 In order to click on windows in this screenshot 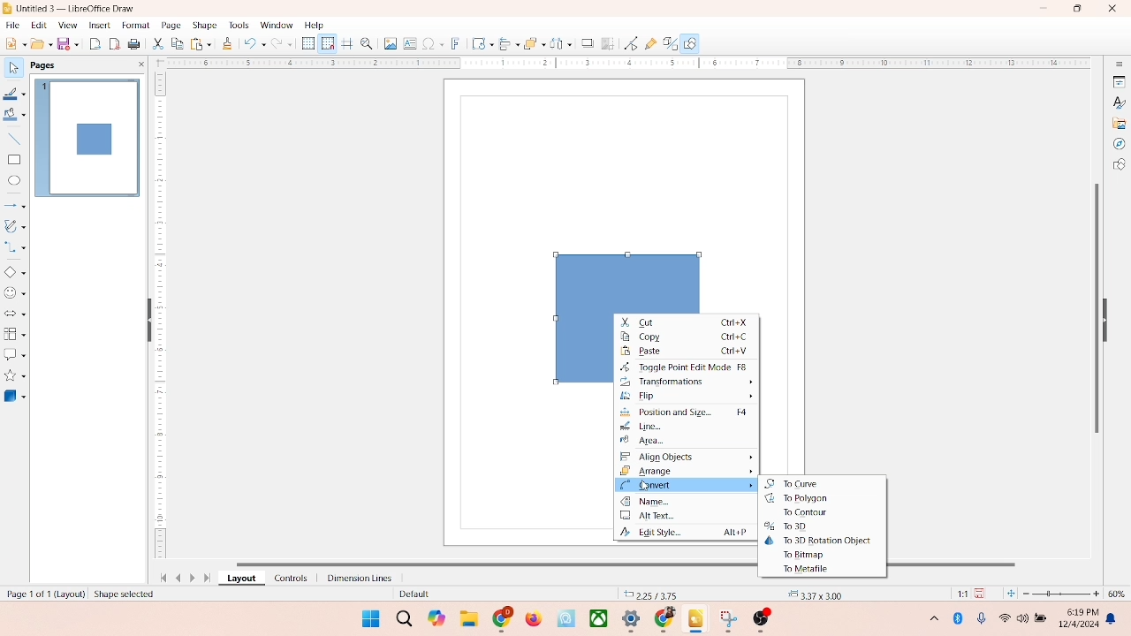, I will do `click(368, 618)`.